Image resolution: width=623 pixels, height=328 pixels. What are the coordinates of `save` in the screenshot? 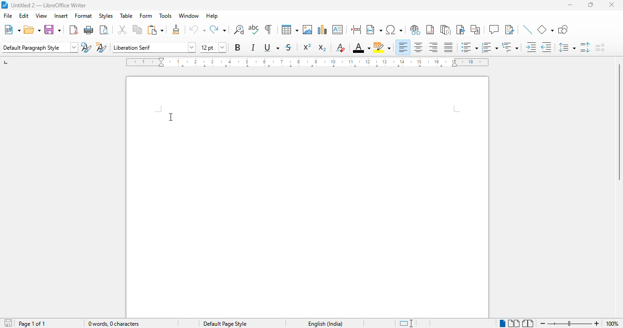 It's located at (53, 29).